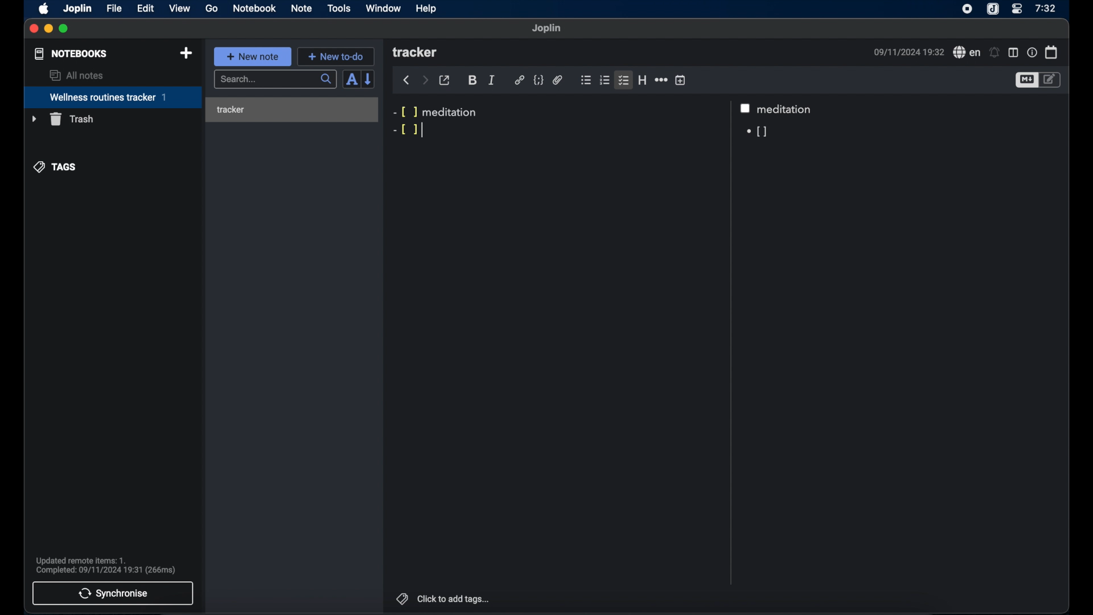 The height and width of the screenshot is (615, 1093). Describe the element at coordinates (1045, 9) in the screenshot. I see `7:32` at that location.